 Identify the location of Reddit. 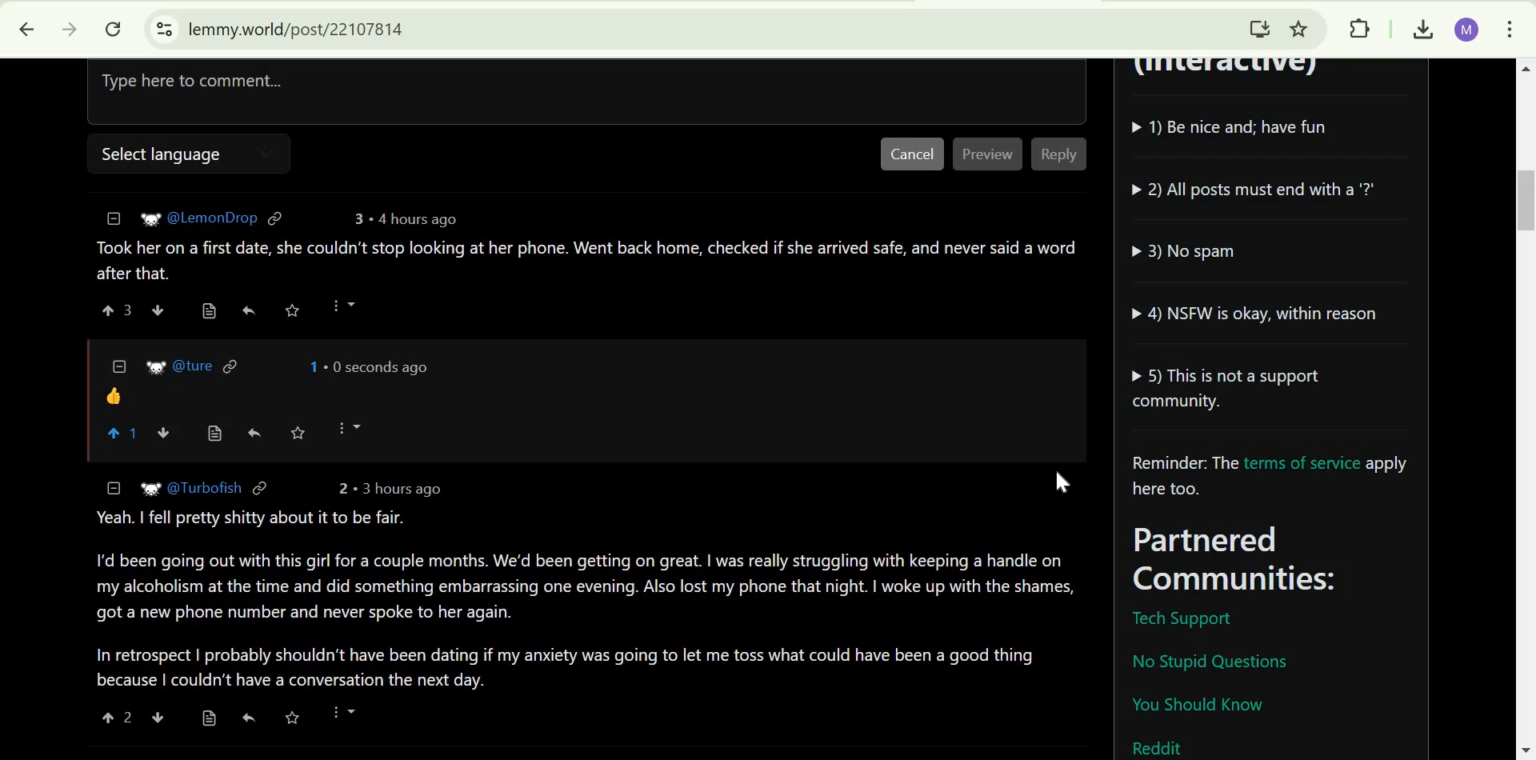
(1159, 746).